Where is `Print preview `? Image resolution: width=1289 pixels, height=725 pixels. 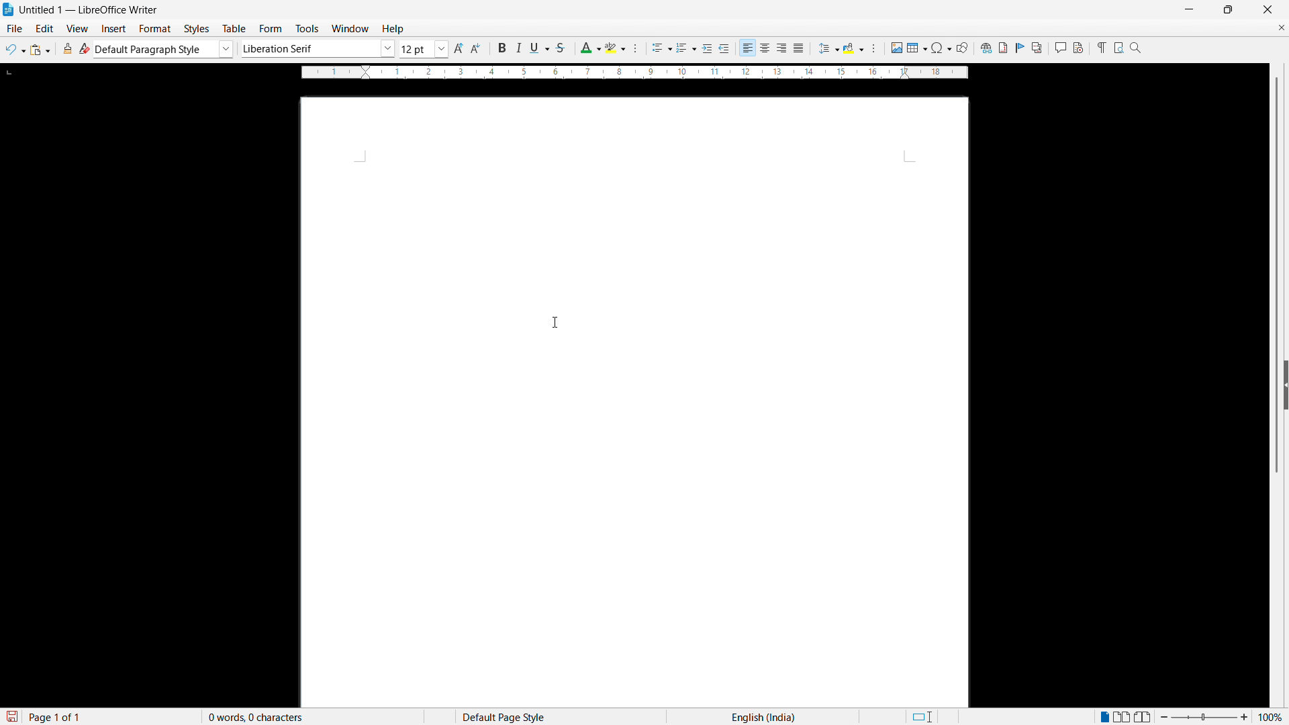 Print preview  is located at coordinates (1118, 46).